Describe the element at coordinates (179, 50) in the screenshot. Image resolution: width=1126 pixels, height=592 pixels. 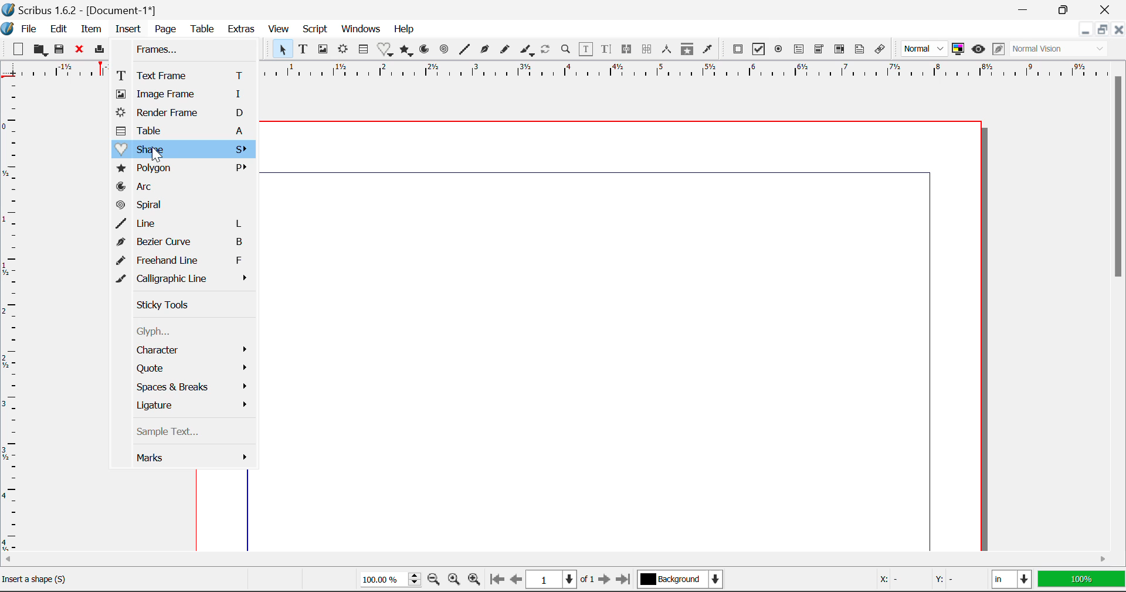
I see `Frames` at that location.